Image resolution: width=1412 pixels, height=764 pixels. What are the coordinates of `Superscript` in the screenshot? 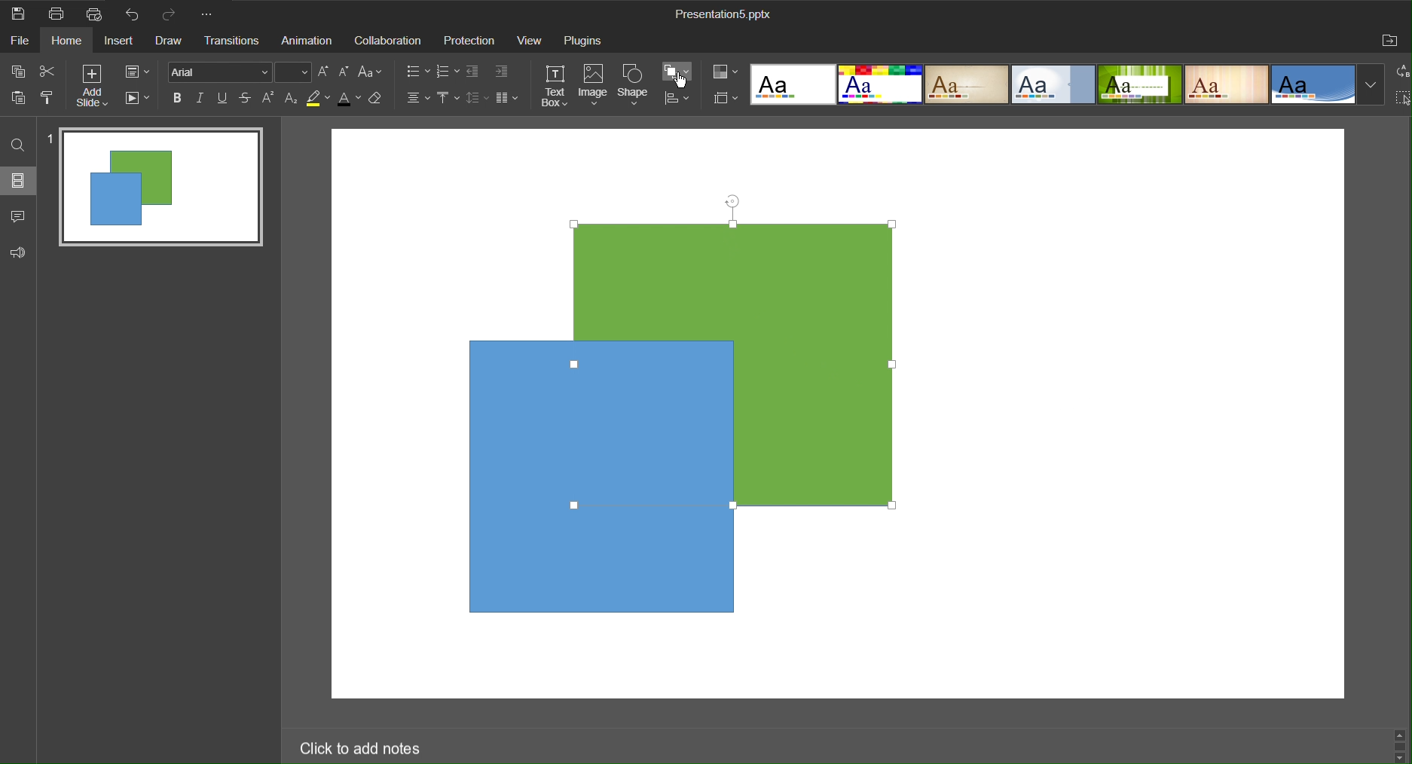 It's located at (267, 100).